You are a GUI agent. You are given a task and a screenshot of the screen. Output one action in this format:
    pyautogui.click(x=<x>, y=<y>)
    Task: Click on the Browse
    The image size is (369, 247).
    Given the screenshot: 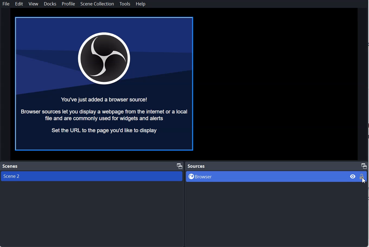 What is the action you would take?
    pyautogui.click(x=265, y=177)
    